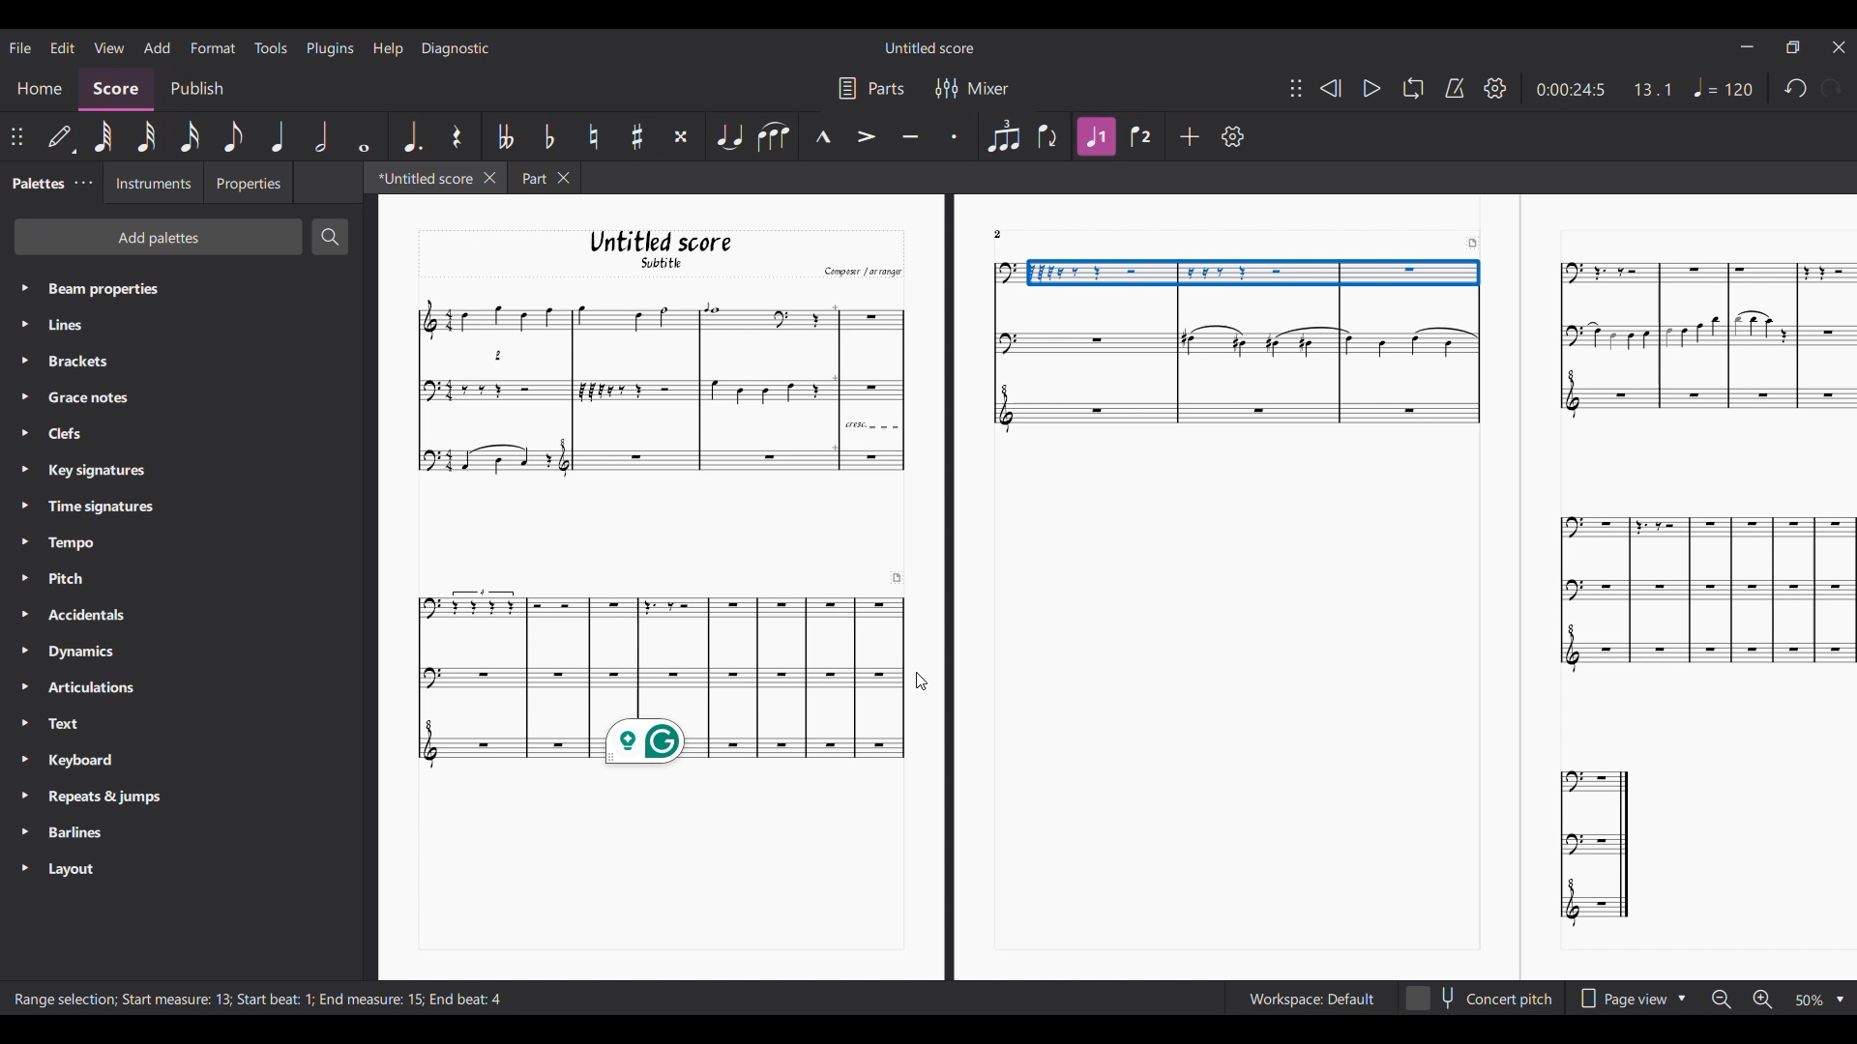 Image resolution: width=1857 pixels, height=1044 pixels. What do you see at coordinates (1632, 998) in the screenshot?
I see `Page view ` at bounding box center [1632, 998].